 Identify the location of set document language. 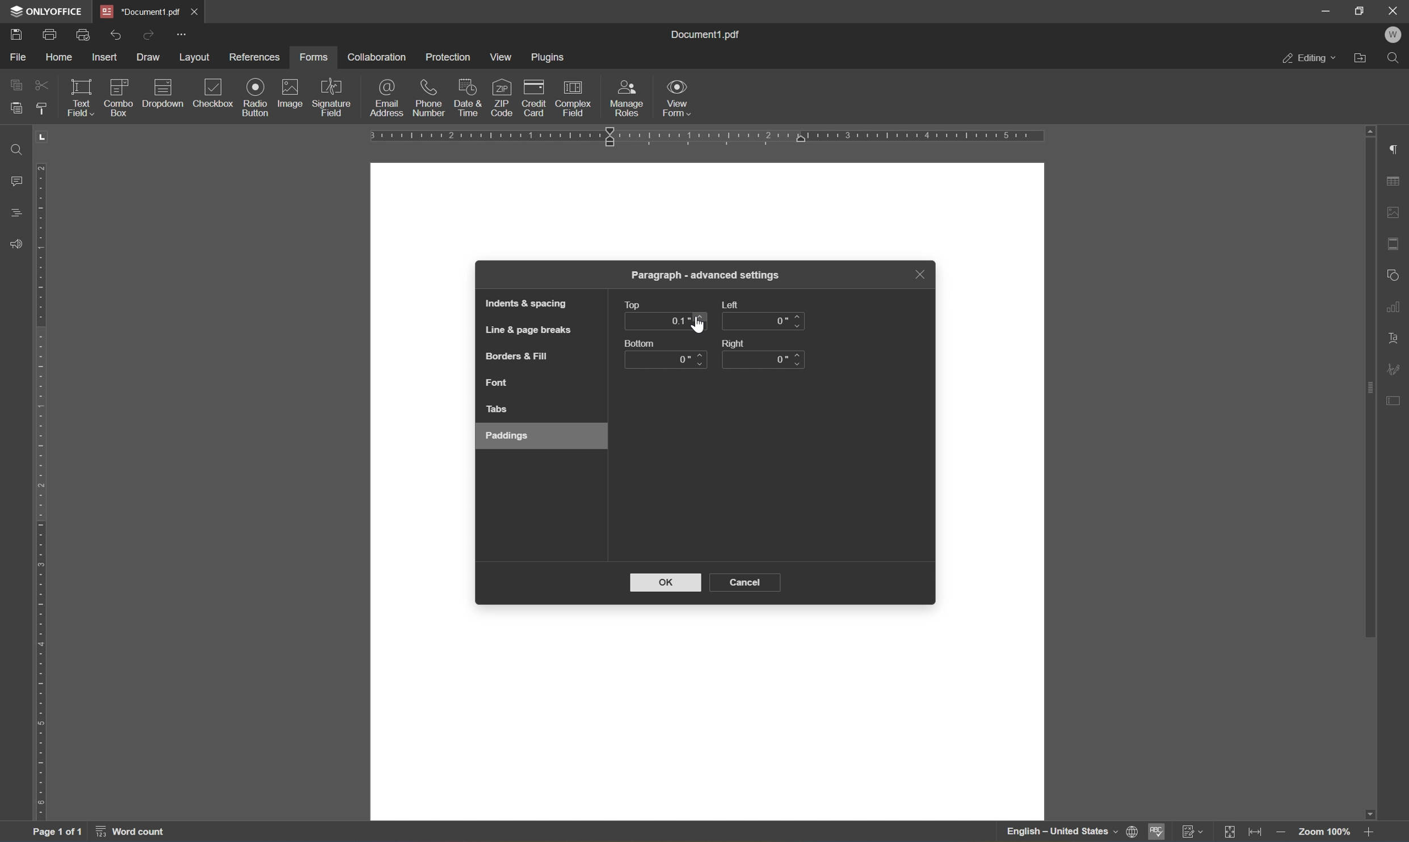
(1069, 832).